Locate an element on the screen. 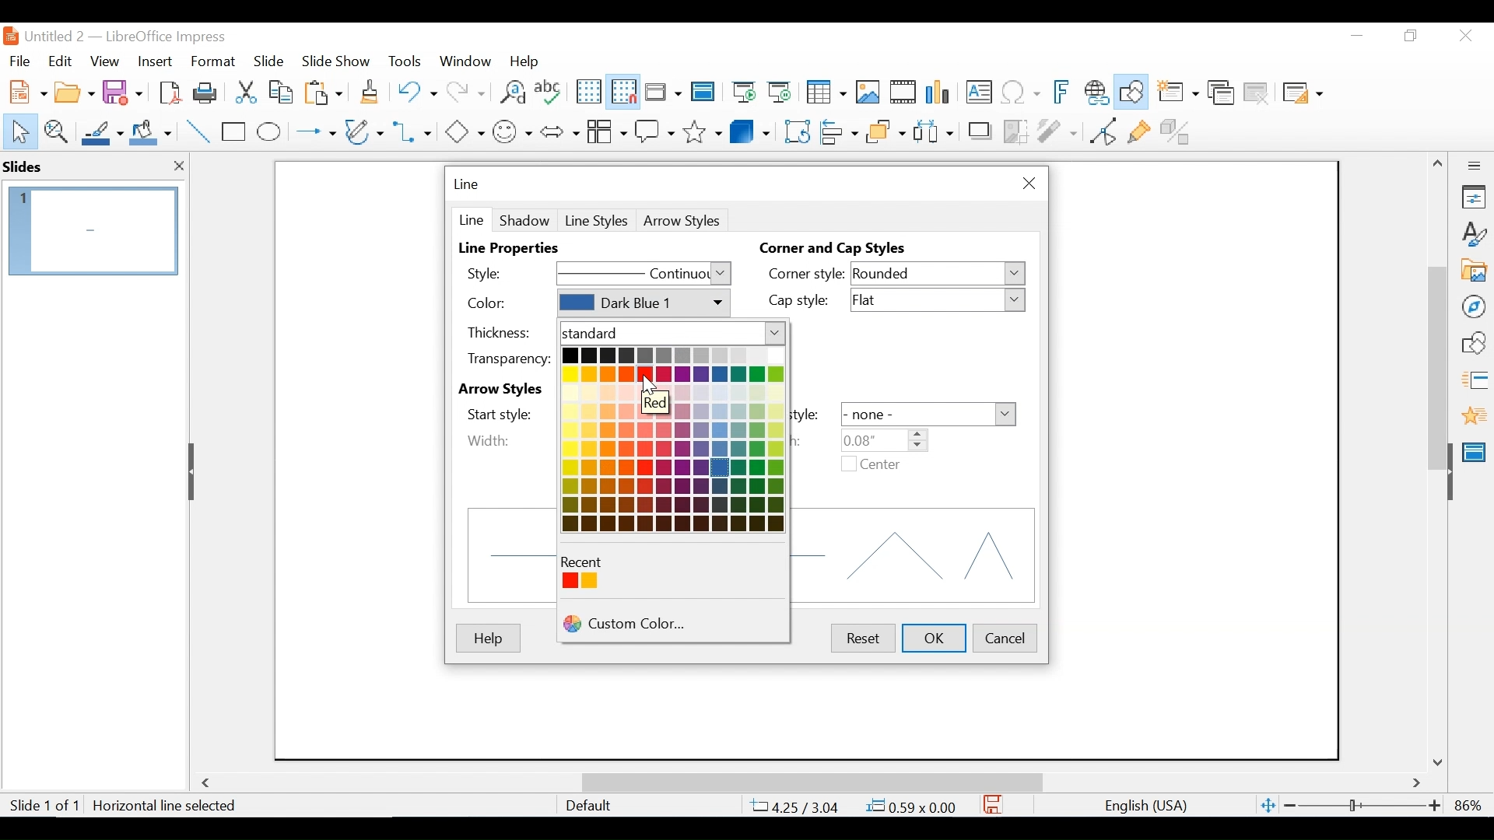  Rectangle is located at coordinates (235, 132).